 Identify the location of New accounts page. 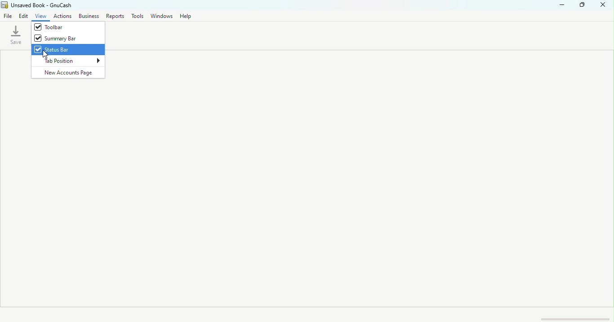
(69, 72).